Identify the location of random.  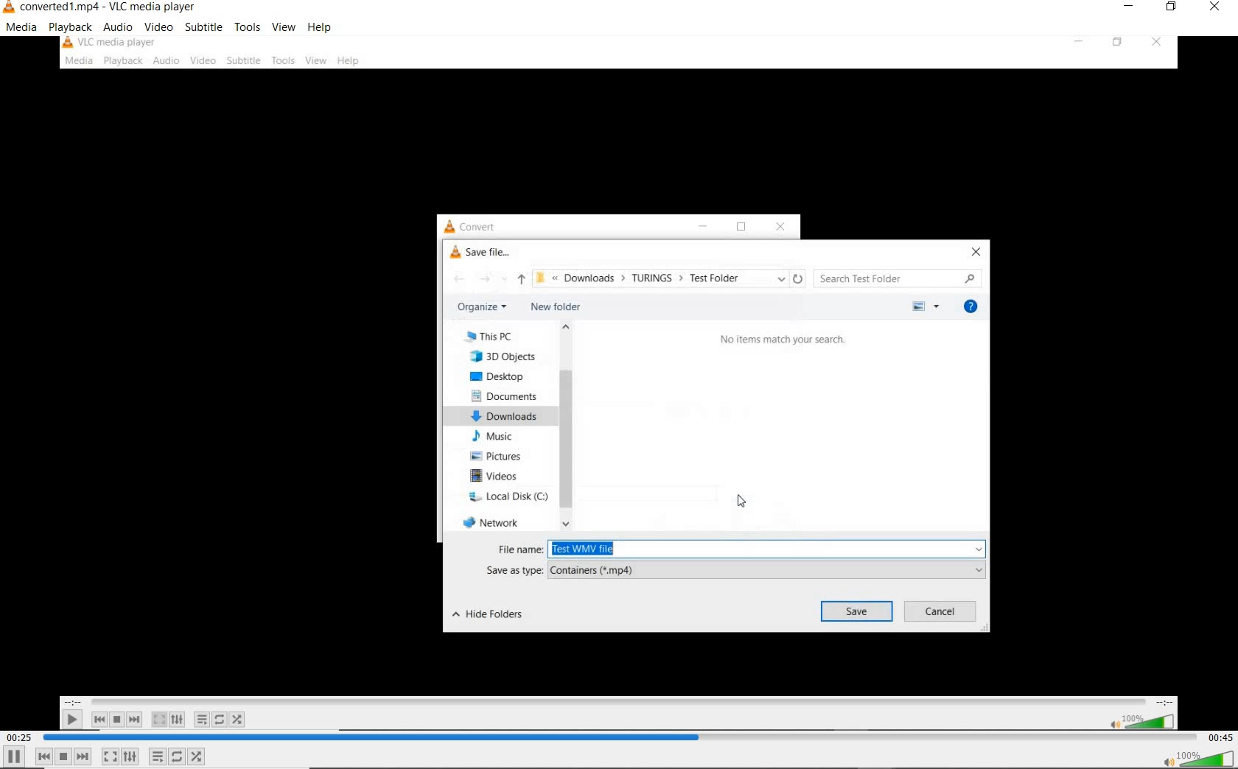
(195, 757).